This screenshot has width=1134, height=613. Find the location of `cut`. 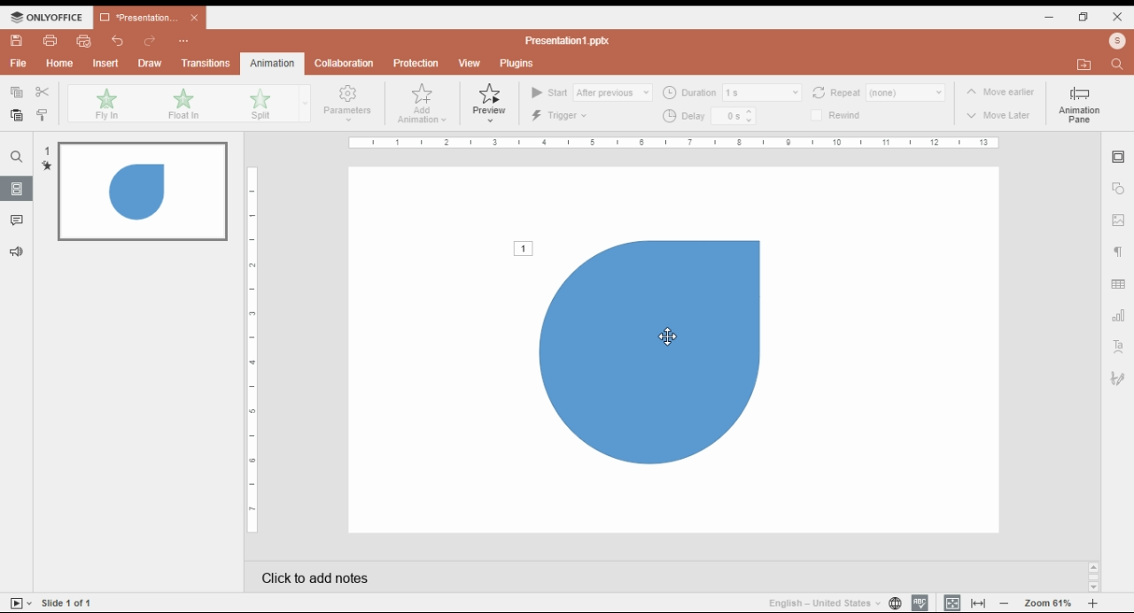

cut is located at coordinates (44, 92).